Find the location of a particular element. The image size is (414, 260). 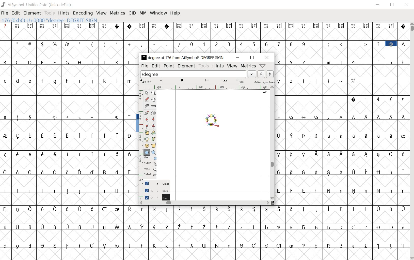

special characters is located at coordinates (348, 62).